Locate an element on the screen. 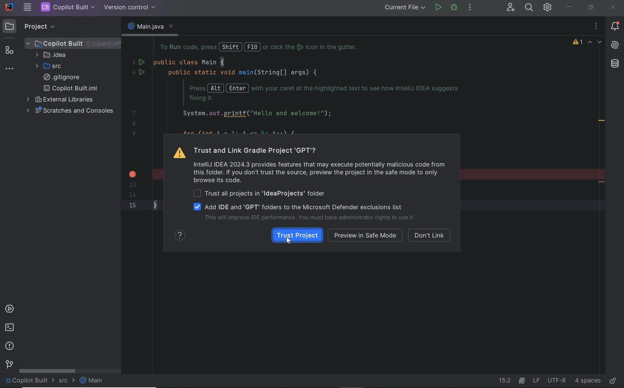 The height and width of the screenshot is (388, 624). make file ready only is located at coordinates (612, 380).